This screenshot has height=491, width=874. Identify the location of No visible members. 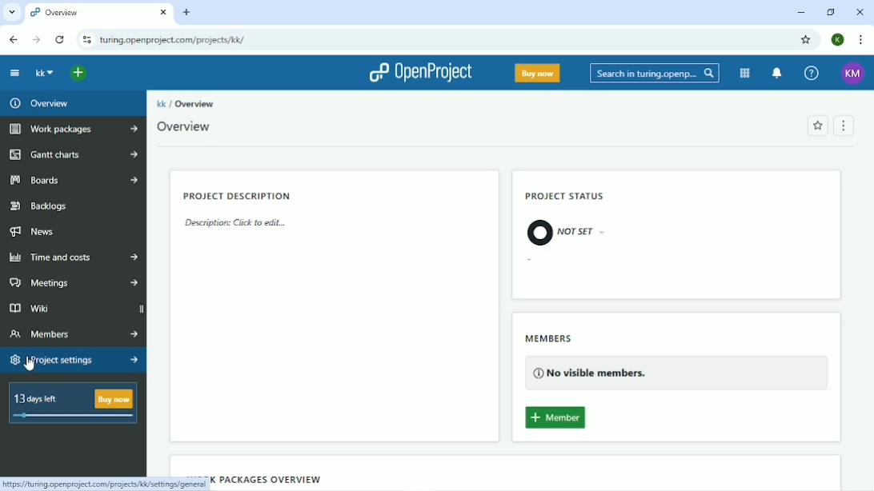
(594, 373).